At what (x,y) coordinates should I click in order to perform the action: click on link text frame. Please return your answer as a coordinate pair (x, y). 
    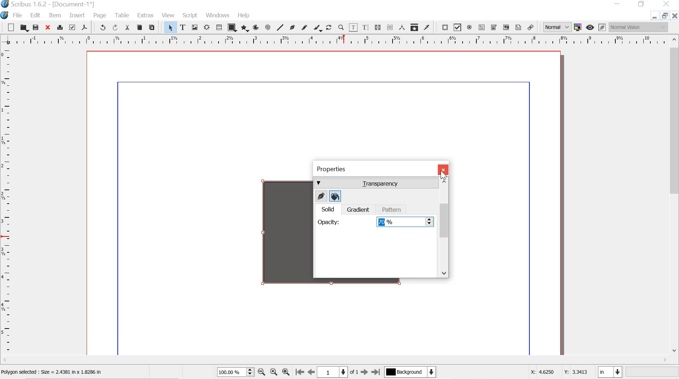
    Looking at the image, I should click on (378, 28).